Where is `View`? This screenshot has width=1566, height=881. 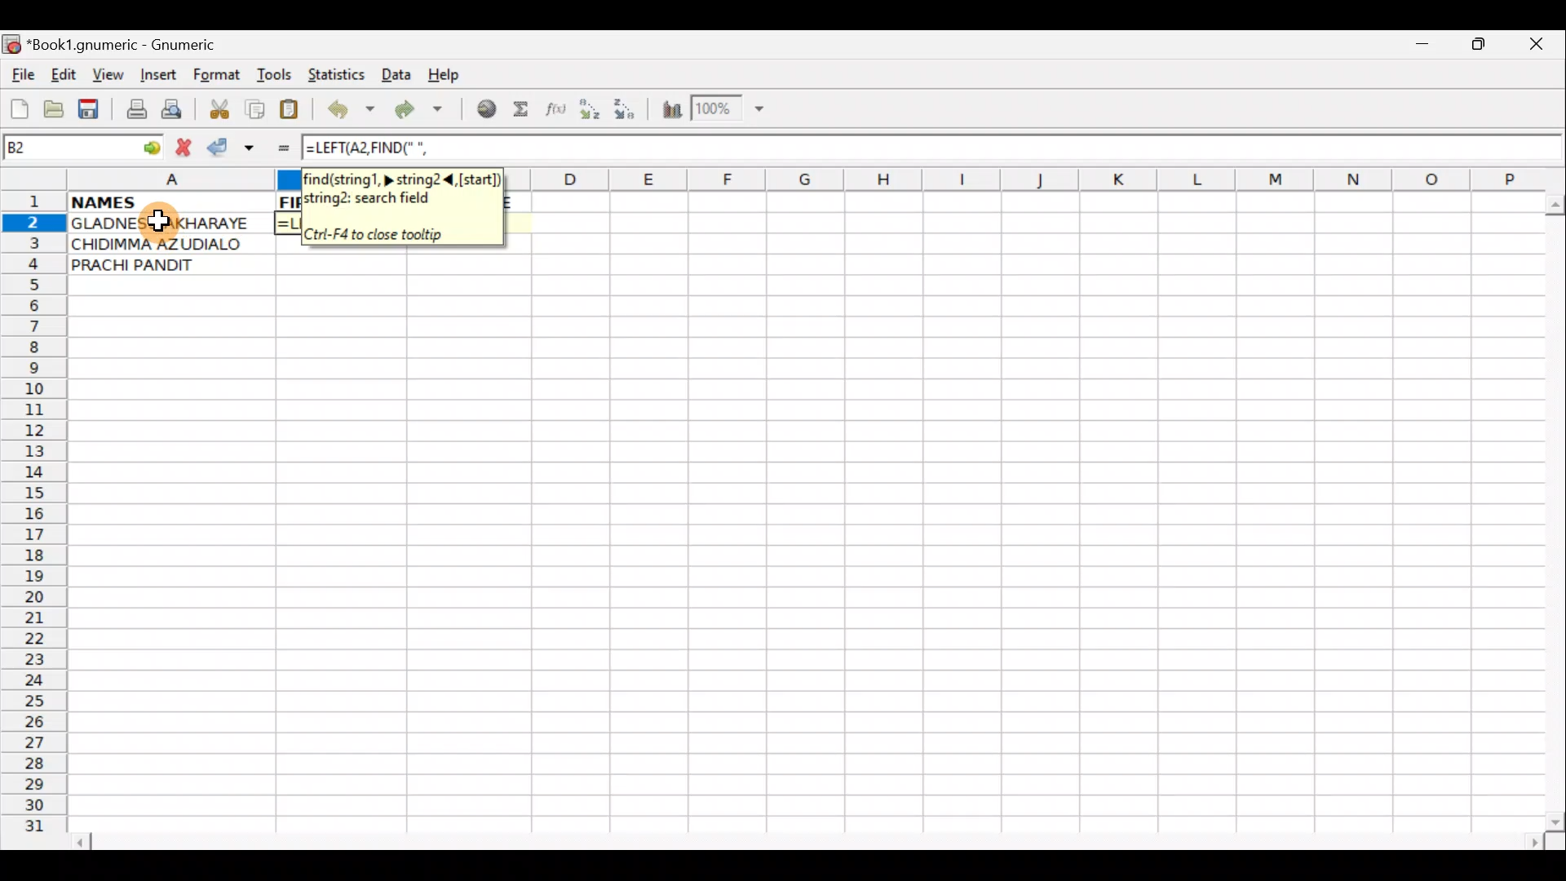 View is located at coordinates (104, 74).